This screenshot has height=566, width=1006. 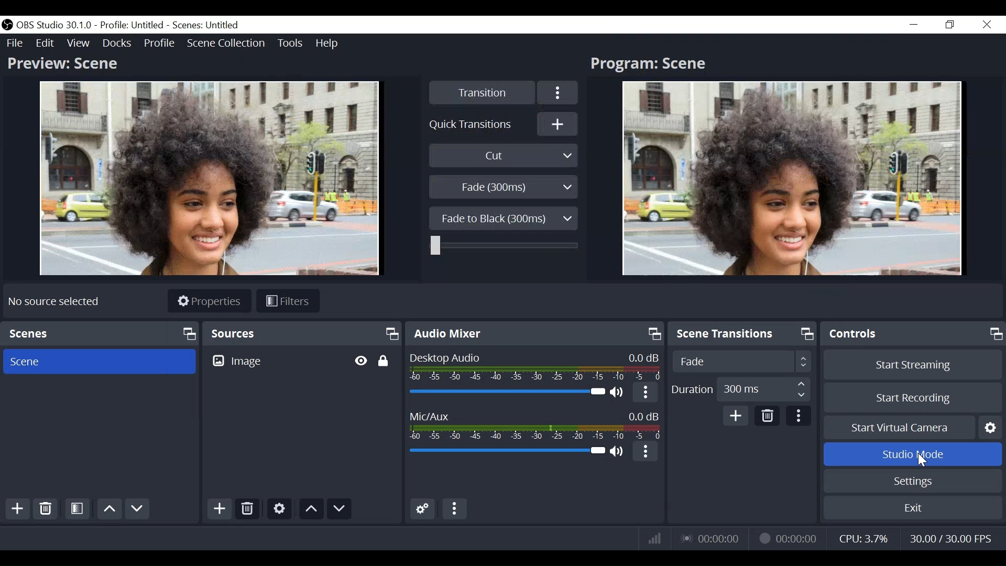 What do you see at coordinates (507, 450) in the screenshot?
I see `Mic/Aux` at bounding box center [507, 450].